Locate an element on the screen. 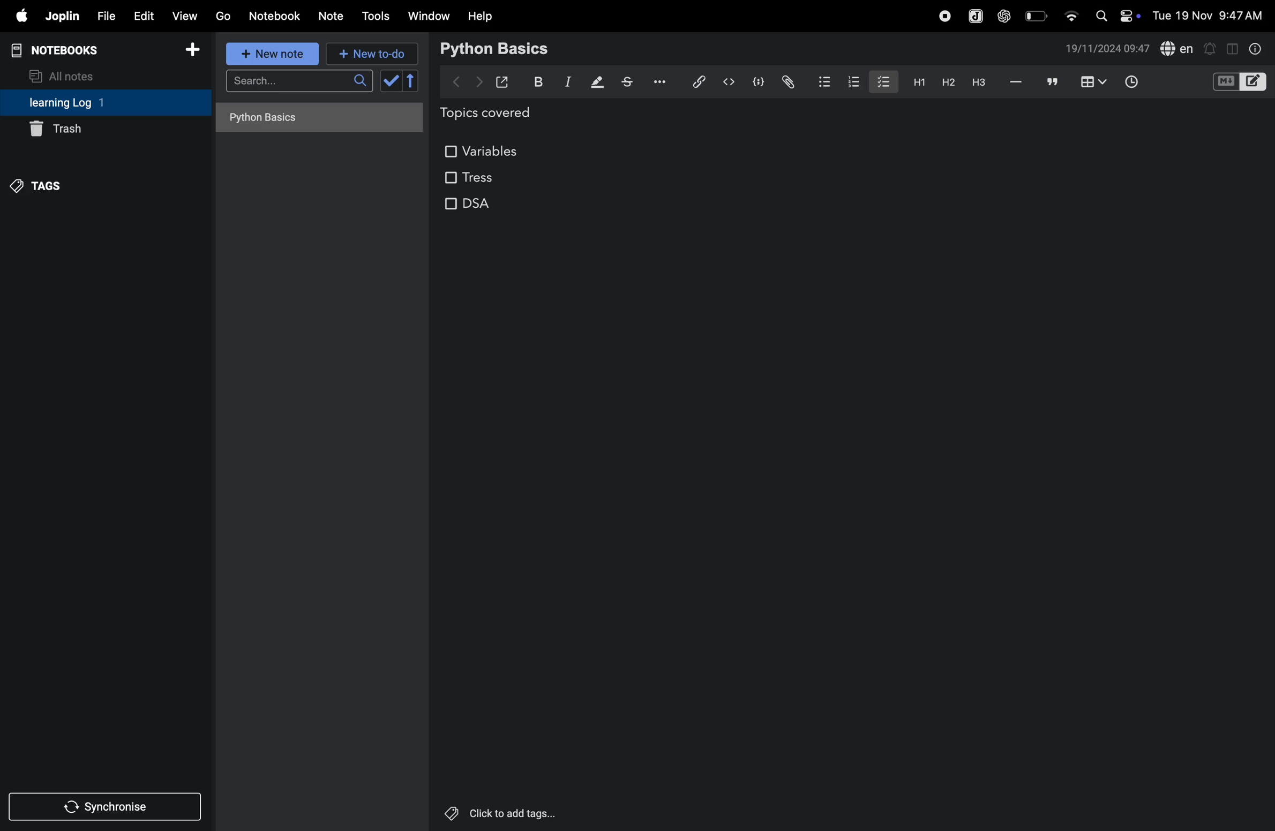  h1 is located at coordinates (916, 82).